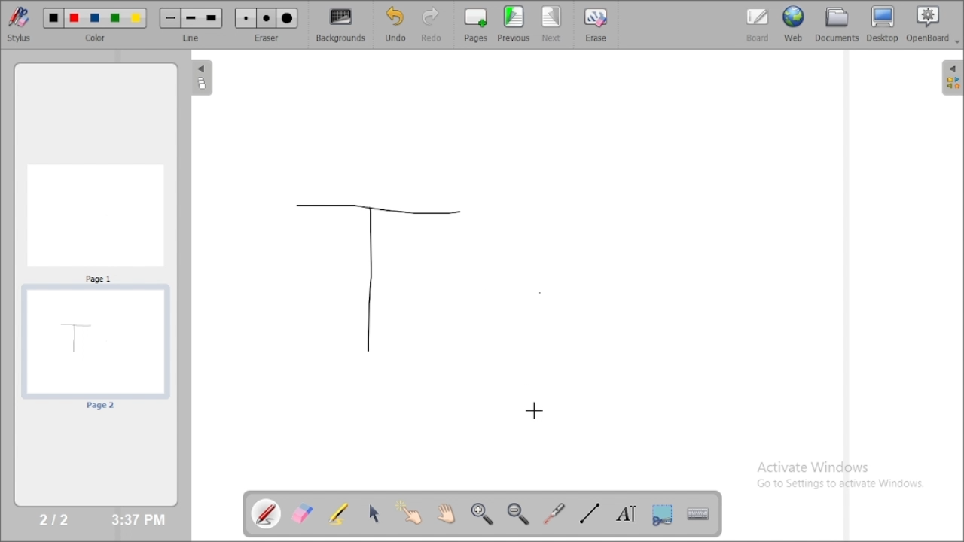  I want to click on Color 3, so click(95, 19).